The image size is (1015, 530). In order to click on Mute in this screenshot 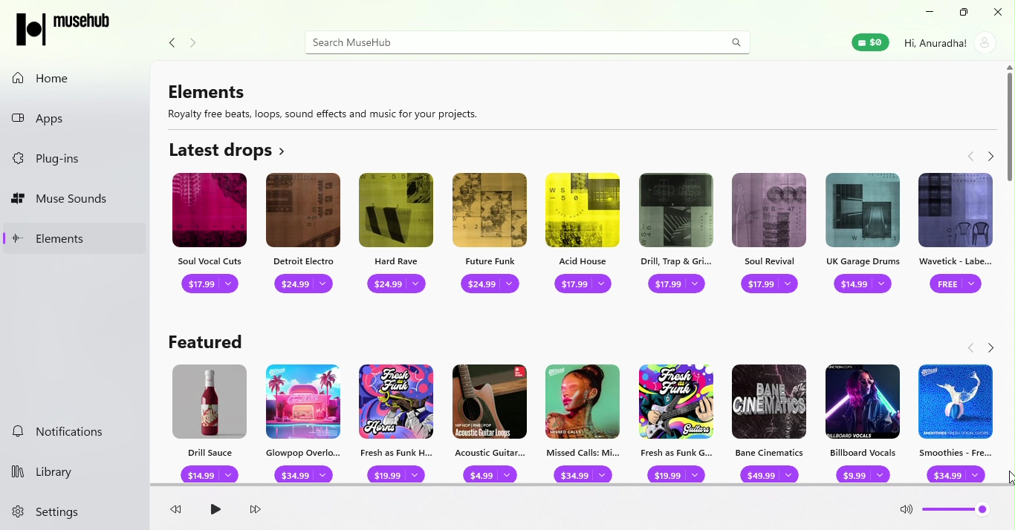, I will do `click(907, 512)`.